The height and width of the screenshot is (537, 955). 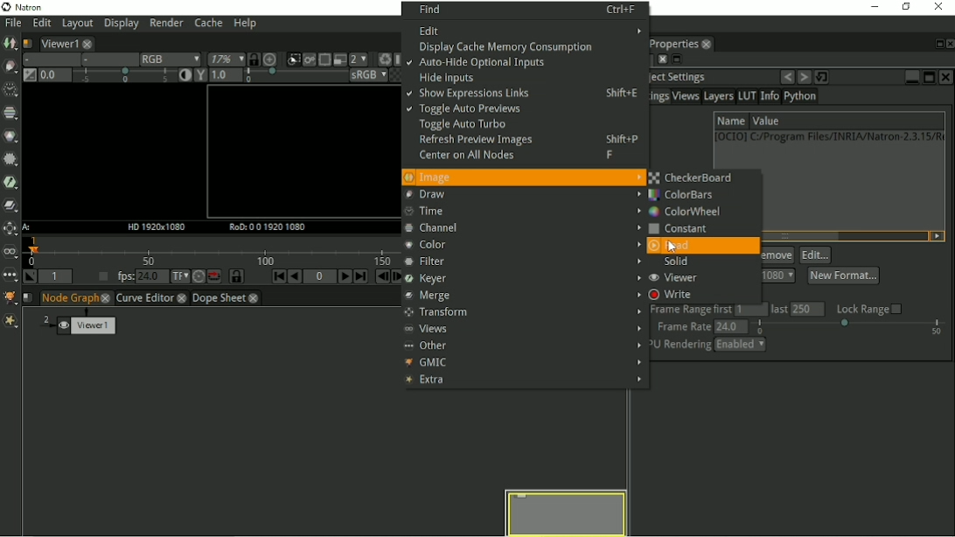 What do you see at coordinates (384, 59) in the screenshot?
I see `Force a new render` at bounding box center [384, 59].